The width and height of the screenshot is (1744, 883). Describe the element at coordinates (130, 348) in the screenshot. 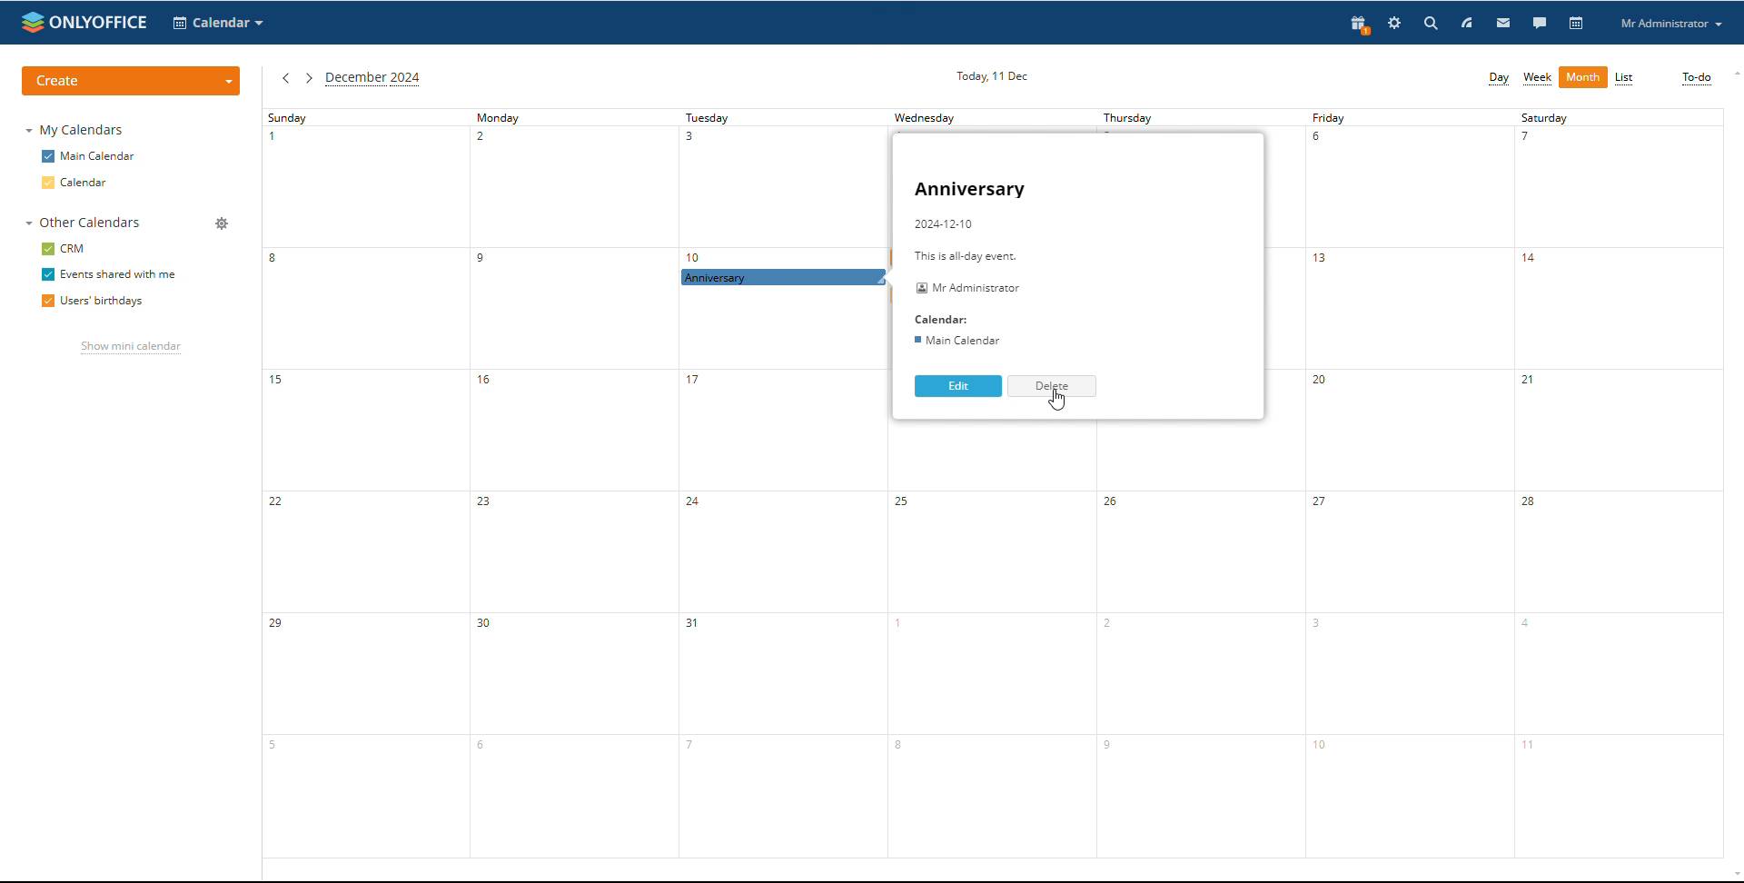

I see `show mini calendar` at that location.